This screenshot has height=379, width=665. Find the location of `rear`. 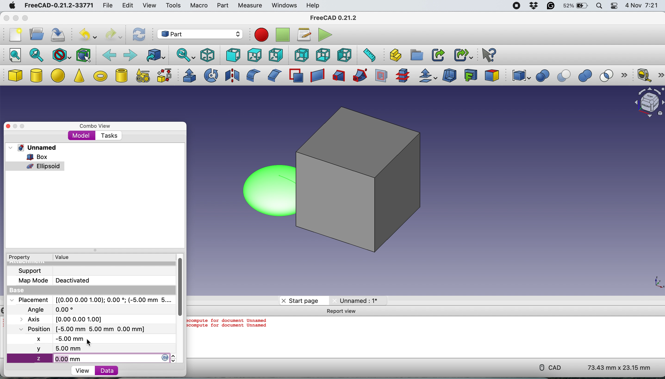

rear is located at coordinates (301, 55).